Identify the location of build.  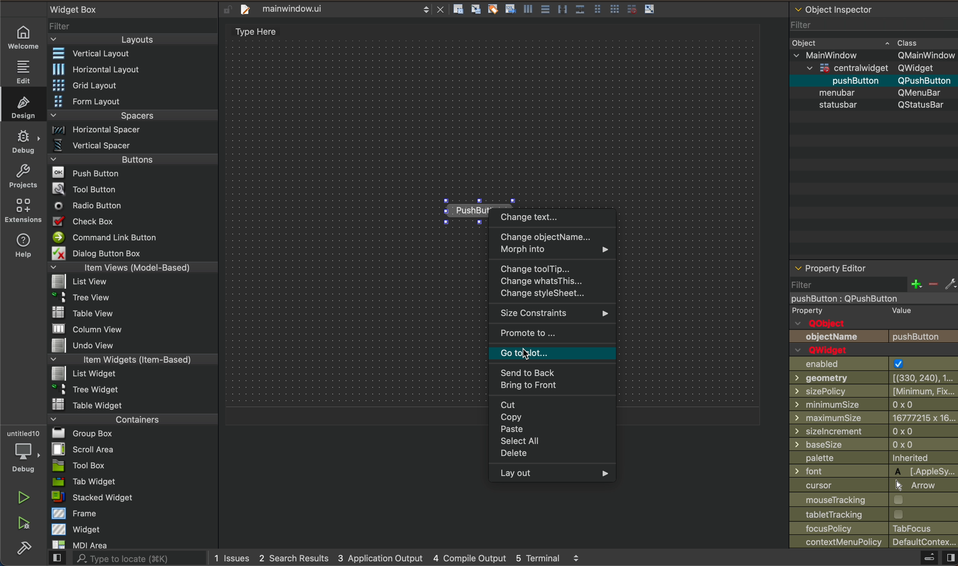
(21, 552).